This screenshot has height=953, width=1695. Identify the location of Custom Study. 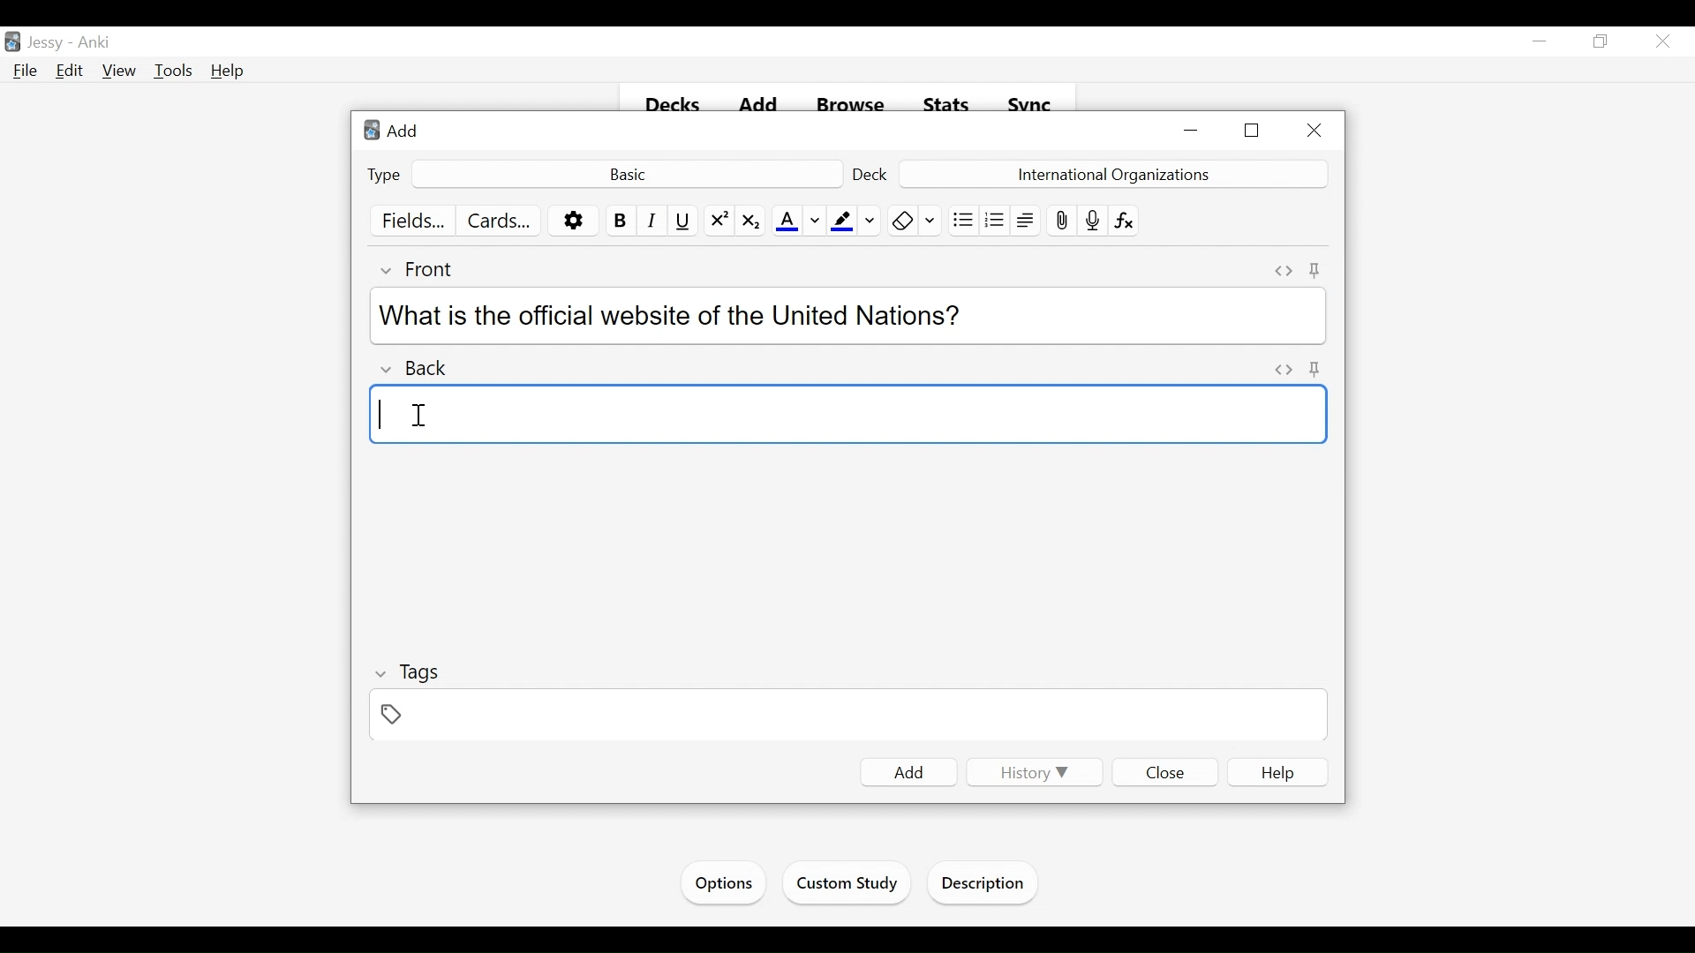
(845, 885).